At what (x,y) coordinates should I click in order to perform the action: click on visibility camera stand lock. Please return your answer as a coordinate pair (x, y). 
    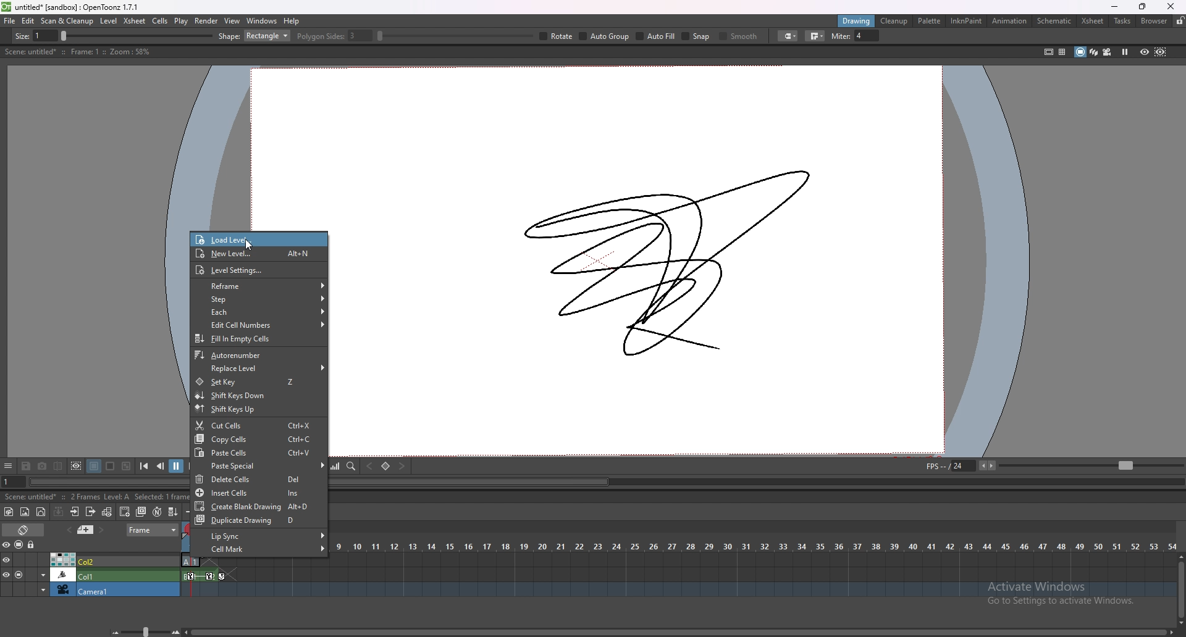
    Looking at the image, I should click on (20, 544).